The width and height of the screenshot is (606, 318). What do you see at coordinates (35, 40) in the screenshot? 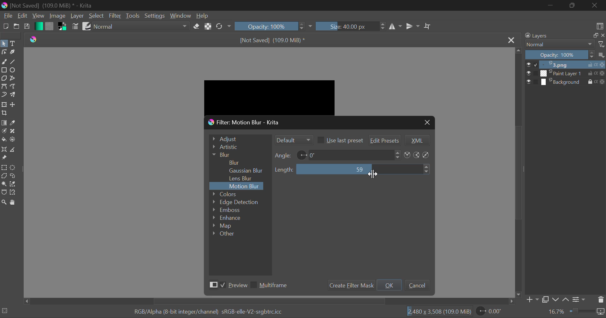
I see `Krita Logo` at bounding box center [35, 40].